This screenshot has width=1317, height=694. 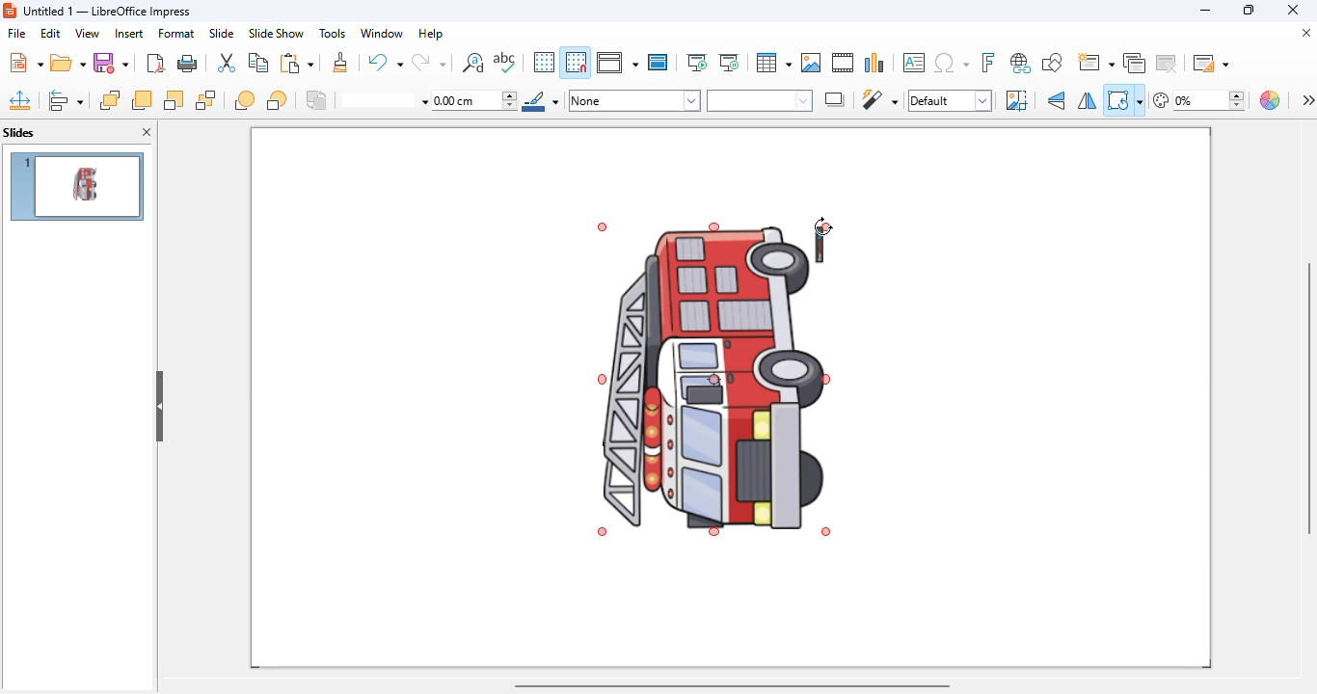 What do you see at coordinates (1305, 32) in the screenshot?
I see `close document` at bounding box center [1305, 32].